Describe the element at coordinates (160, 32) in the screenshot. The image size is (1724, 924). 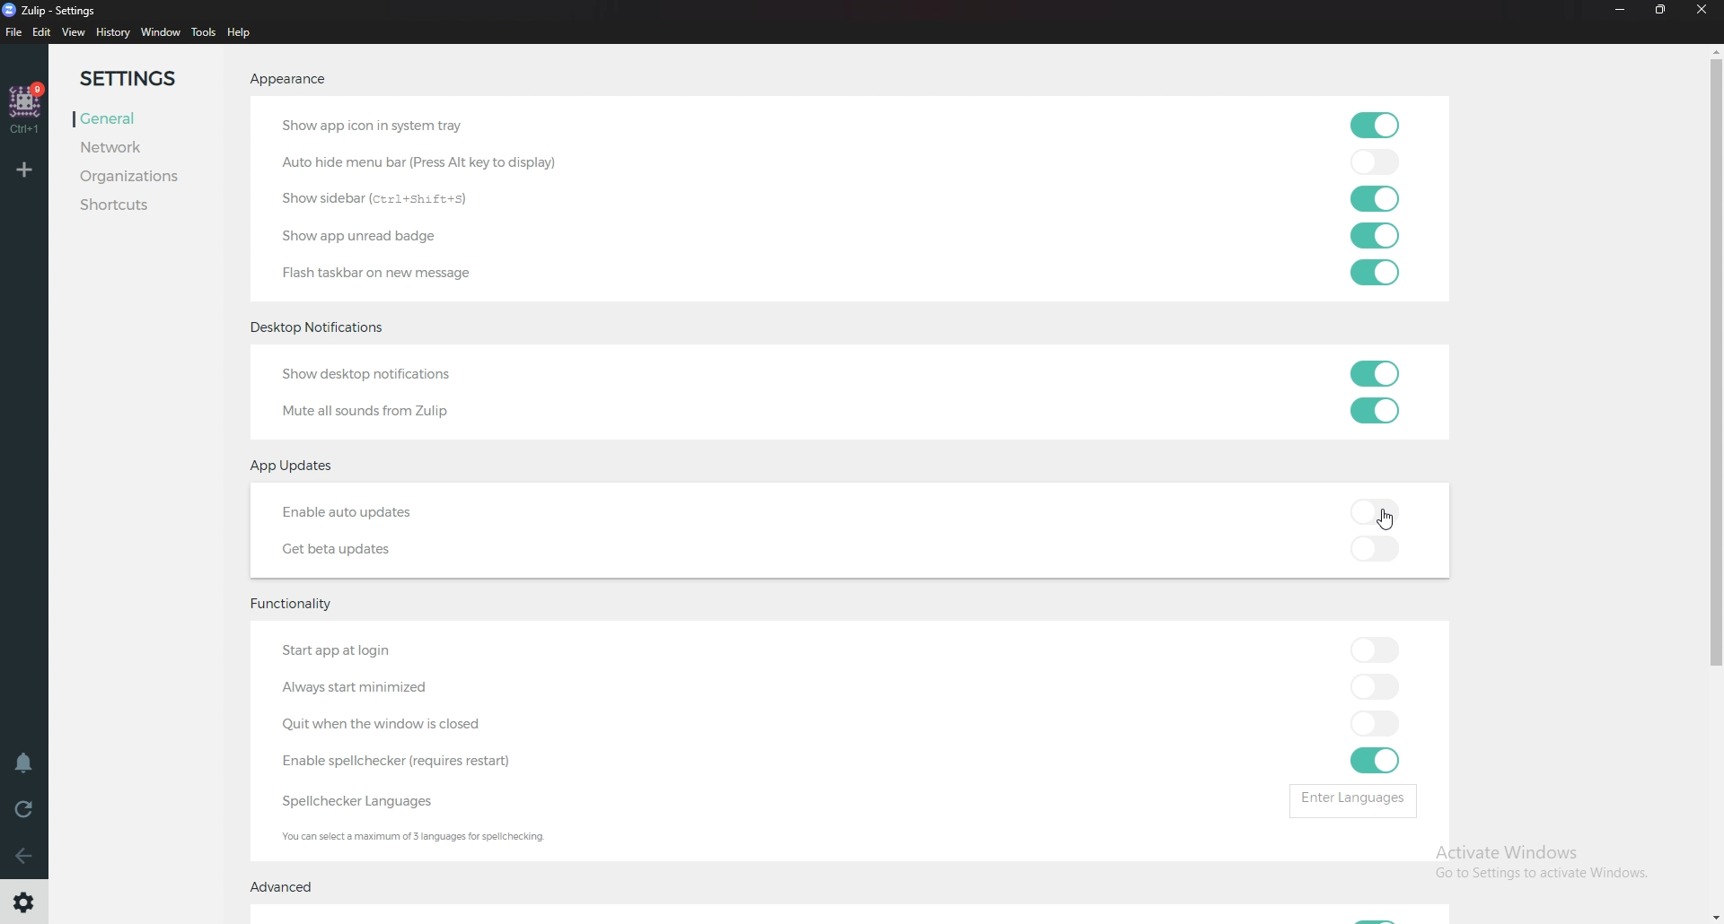
I see `Window` at that location.